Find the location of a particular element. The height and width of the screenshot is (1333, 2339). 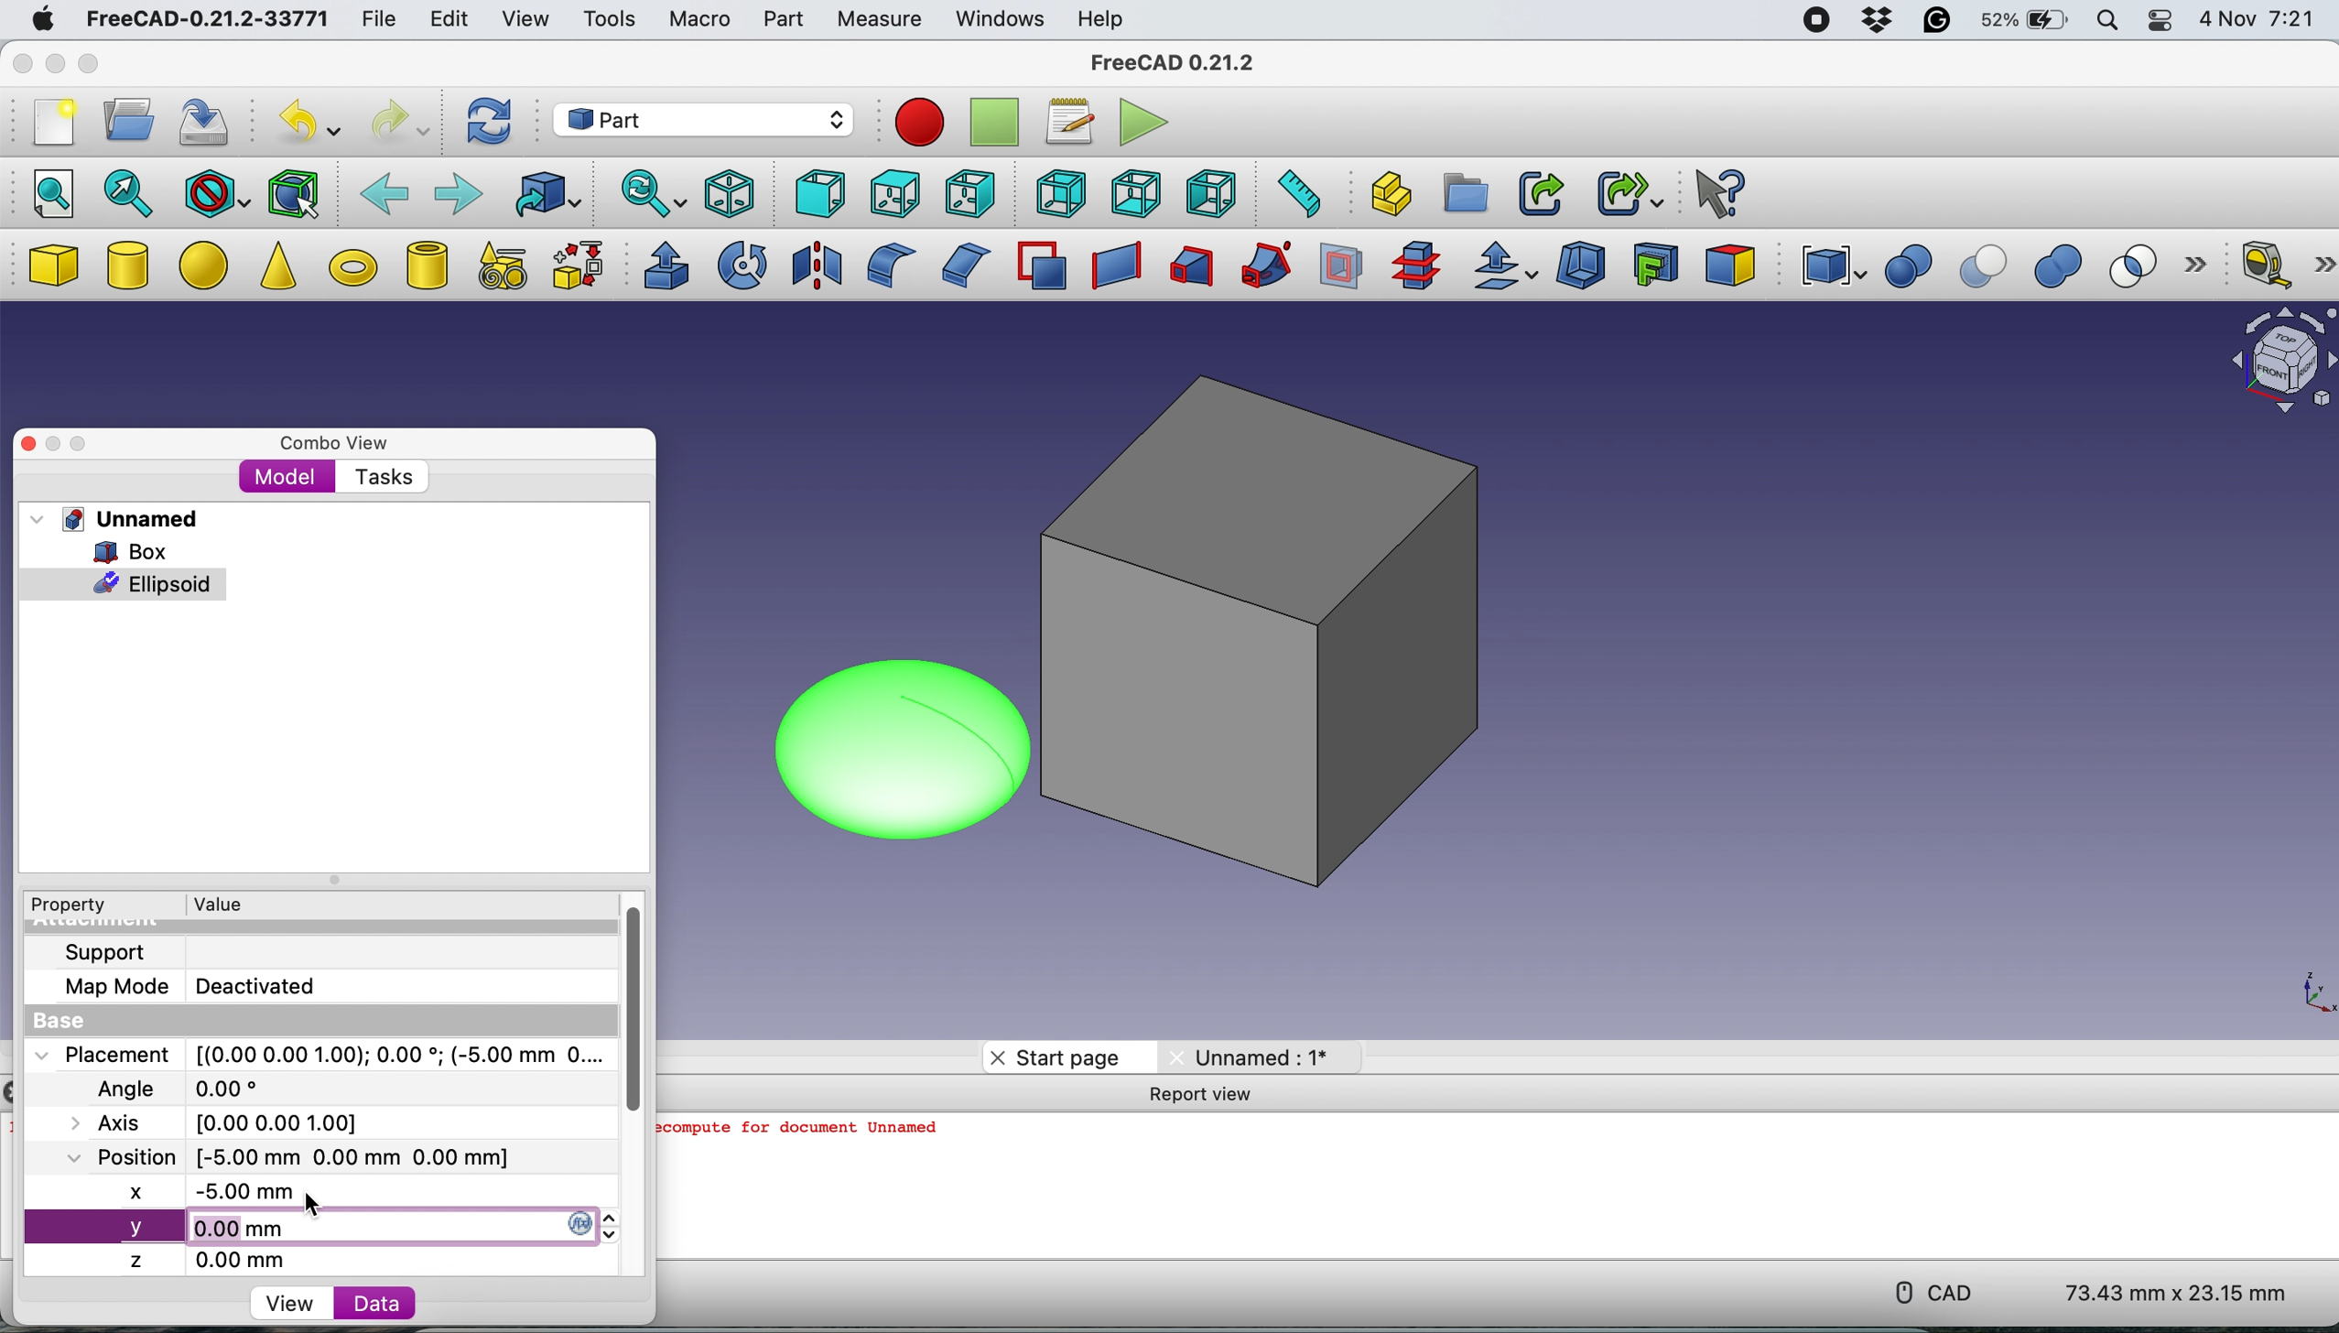

edit is located at coordinates (444, 20).